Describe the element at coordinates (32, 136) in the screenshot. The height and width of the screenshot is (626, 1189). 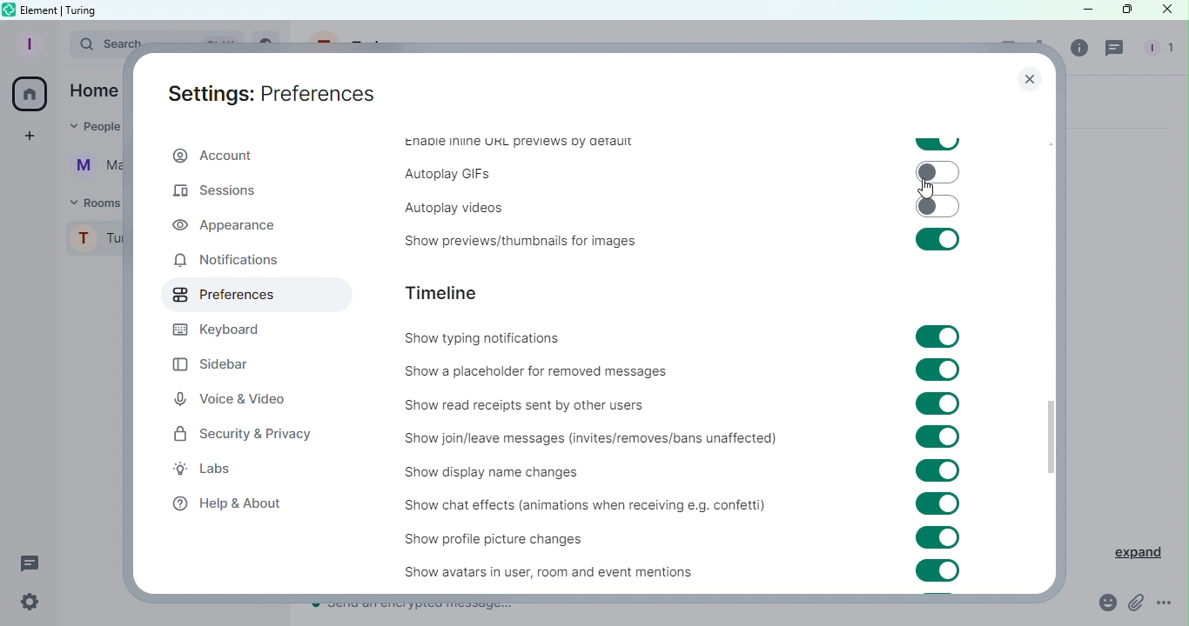
I see `Create a space` at that location.